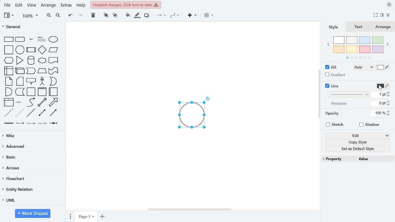  I want to click on sketch, so click(336, 125).